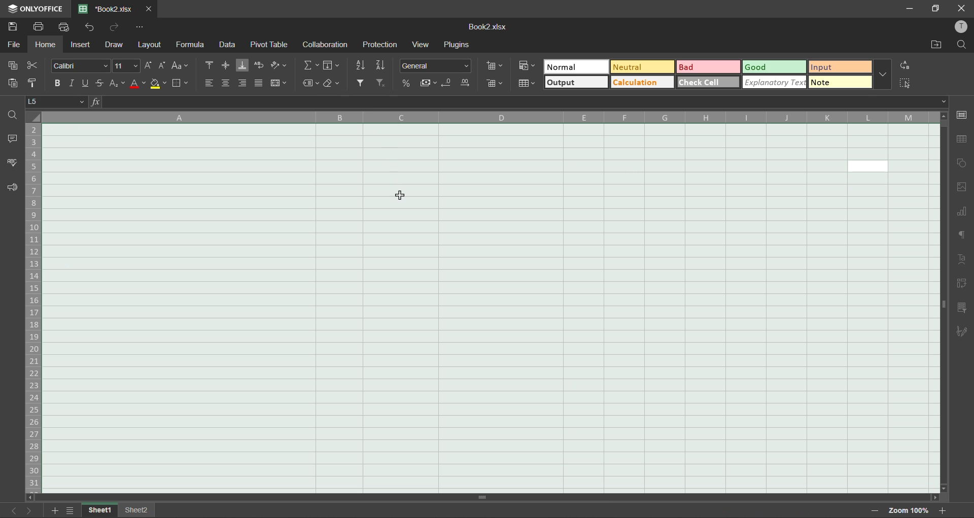  I want to click on previous, so click(13, 510).